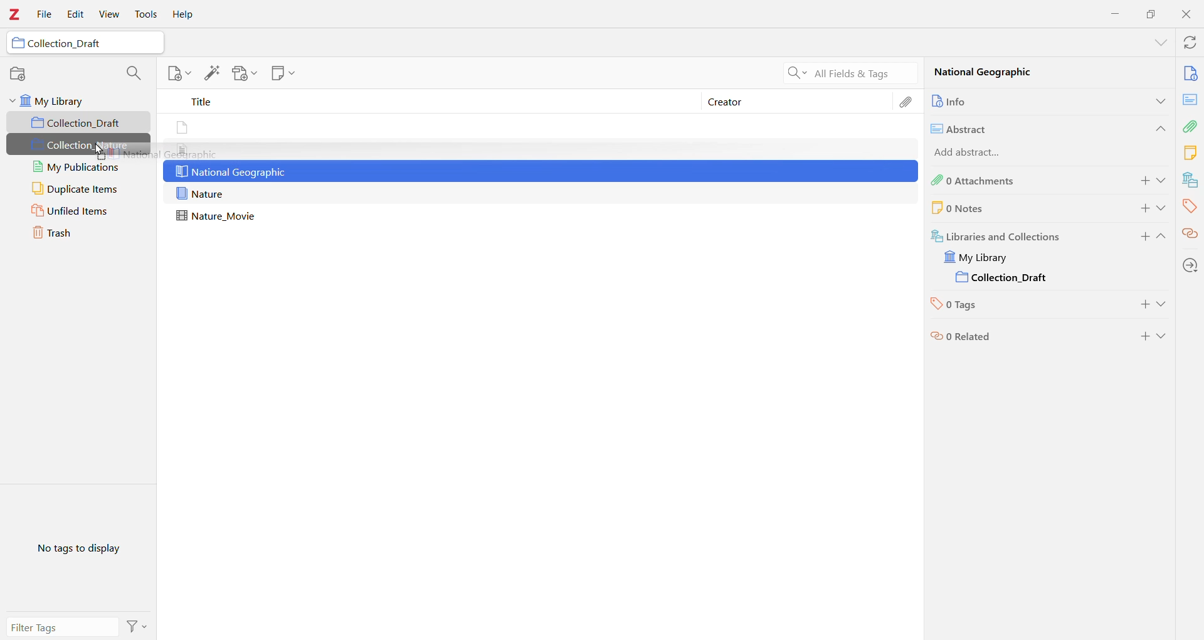 This screenshot has height=640, width=1204. What do you see at coordinates (78, 189) in the screenshot?
I see `Duplicate Items` at bounding box center [78, 189].